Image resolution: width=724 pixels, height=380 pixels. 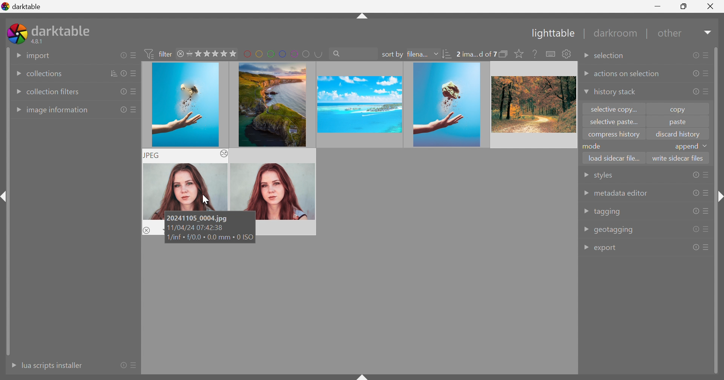 I want to click on reset, so click(x=695, y=211).